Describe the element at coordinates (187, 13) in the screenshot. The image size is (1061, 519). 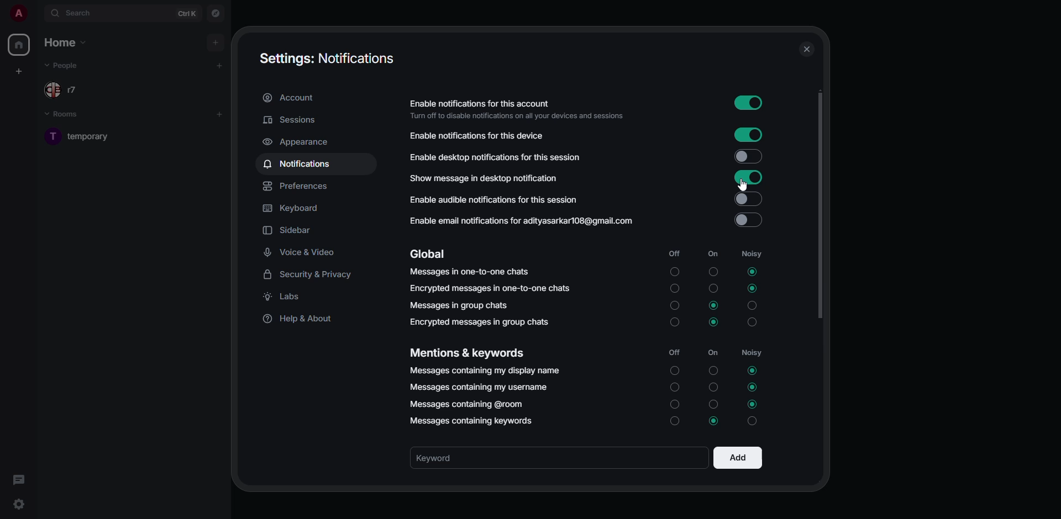
I see `ctrl K` at that location.